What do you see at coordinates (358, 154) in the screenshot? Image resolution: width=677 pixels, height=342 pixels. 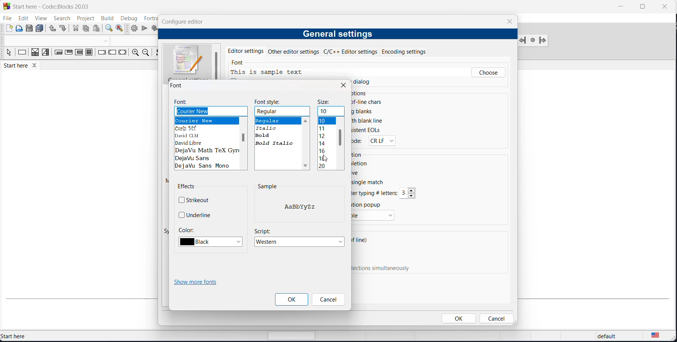 I see `ition` at bounding box center [358, 154].